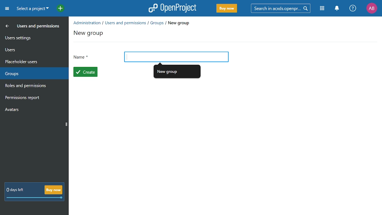  I want to click on Buy now, so click(53, 190).